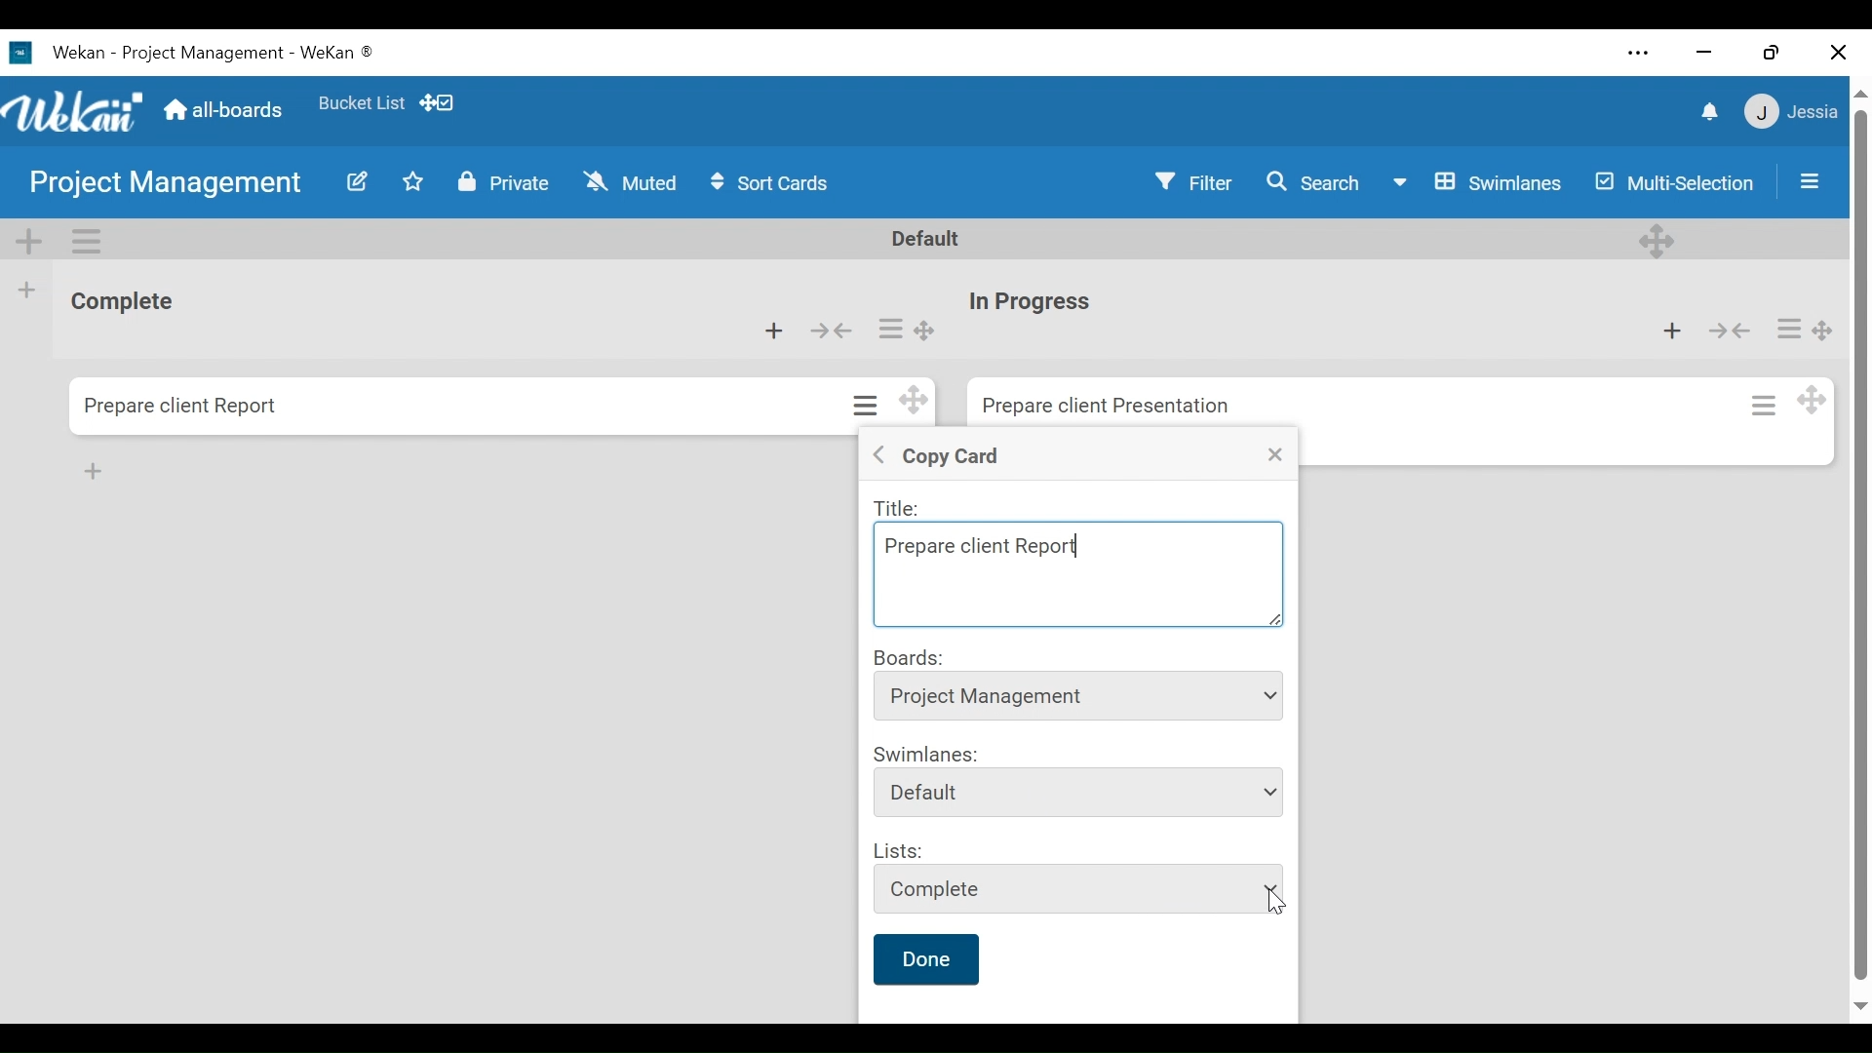  What do you see at coordinates (1803, 110) in the screenshot?
I see `Member` at bounding box center [1803, 110].